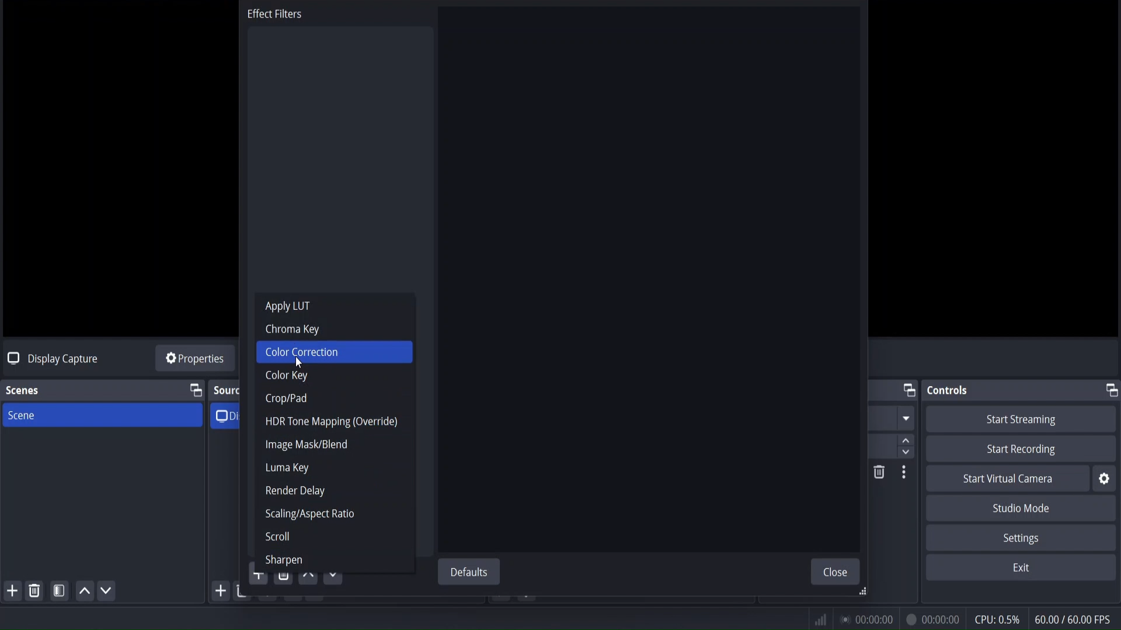  I want to click on apply lut, so click(287, 307).